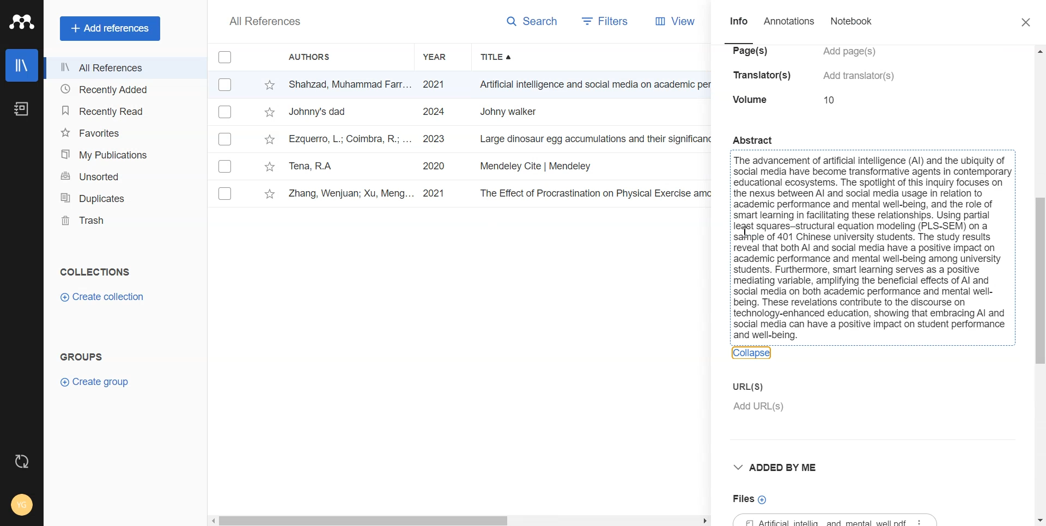 Image resolution: width=1046 pixels, height=526 pixels. Describe the element at coordinates (750, 385) in the screenshot. I see `Enter URL` at that location.